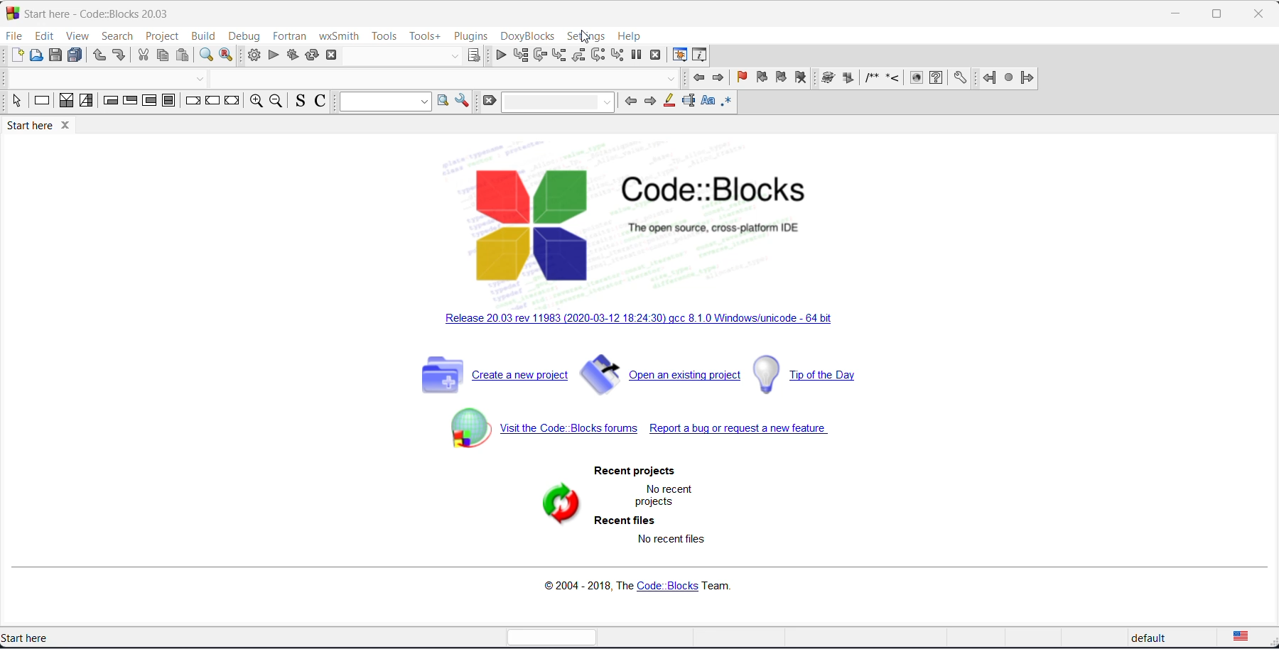  What do you see at coordinates (1176, 14) in the screenshot?
I see `minimize` at bounding box center [1176, 14].